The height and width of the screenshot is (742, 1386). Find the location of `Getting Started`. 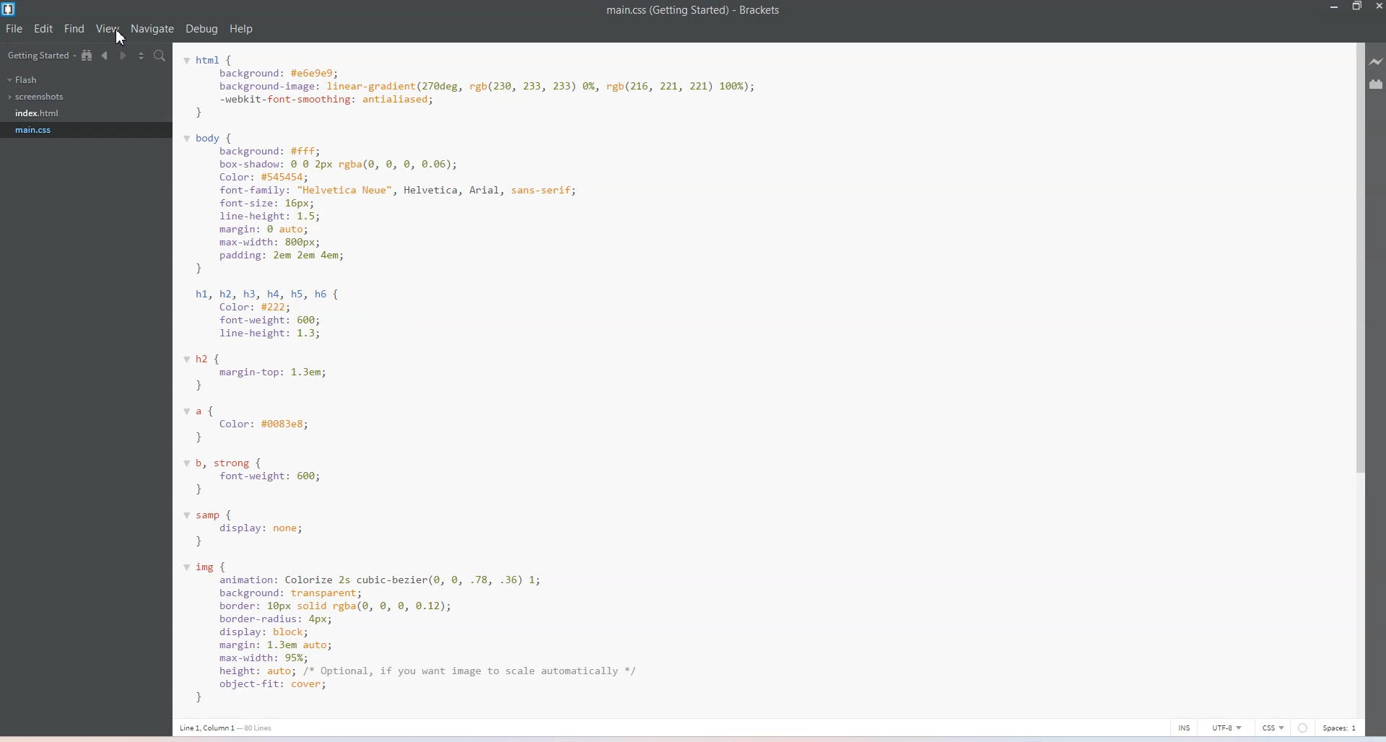

Getting Started is located at coordinates (42, 56).